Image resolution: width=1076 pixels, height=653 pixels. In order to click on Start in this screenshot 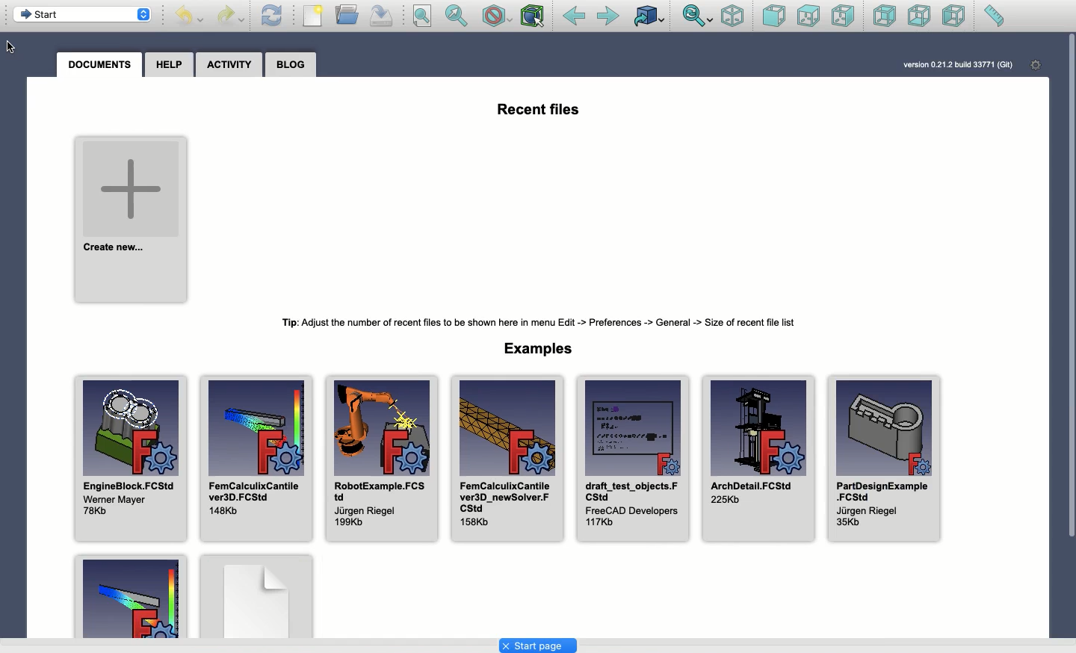, I will do `click(81, 14)`.